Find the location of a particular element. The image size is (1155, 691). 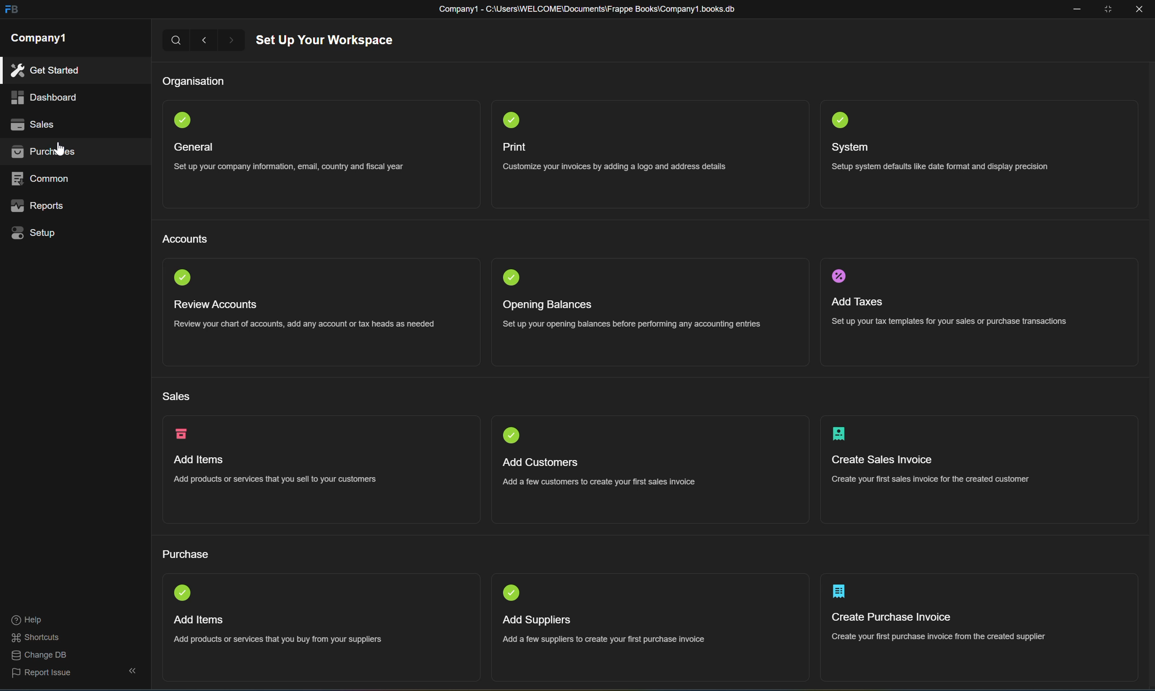

purchase is located at coordinates (188, 556).